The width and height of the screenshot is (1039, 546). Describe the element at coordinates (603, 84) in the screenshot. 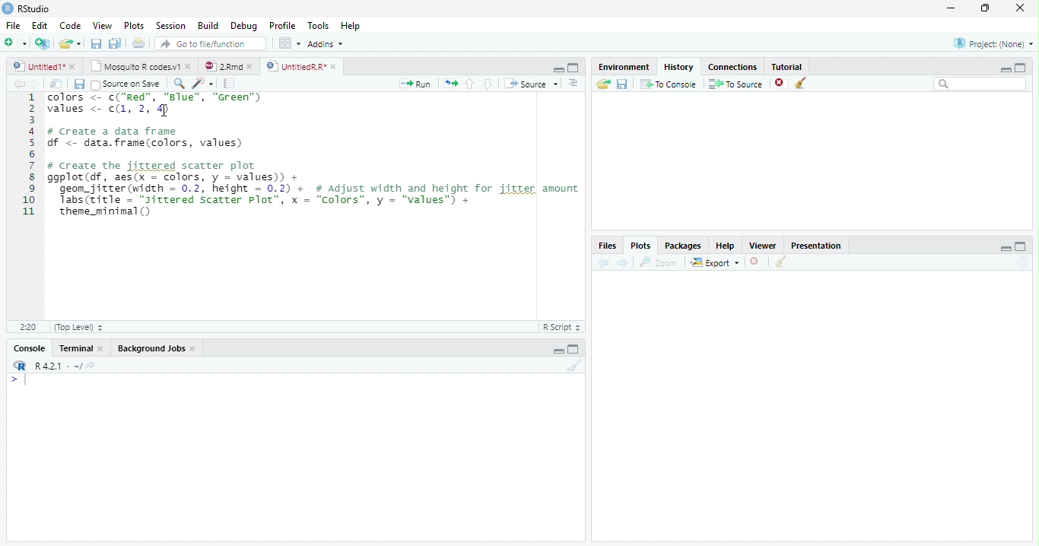

I see `Load history from an existing file` at that location.